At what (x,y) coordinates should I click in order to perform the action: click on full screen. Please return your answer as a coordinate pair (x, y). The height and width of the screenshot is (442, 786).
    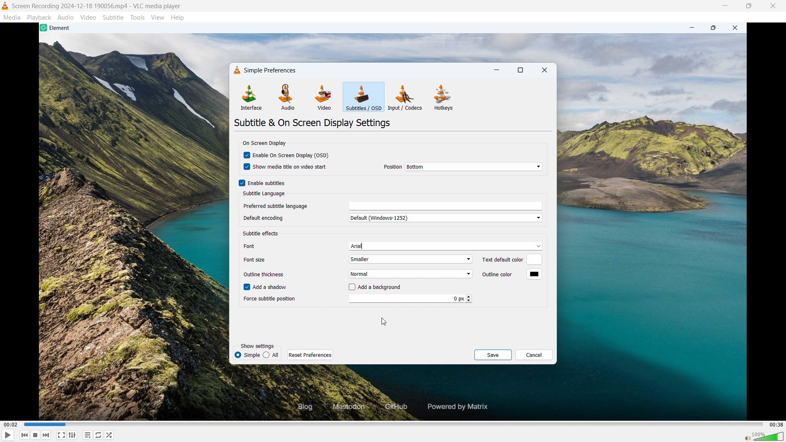
    Looking at the image, I should click on (61, 435).